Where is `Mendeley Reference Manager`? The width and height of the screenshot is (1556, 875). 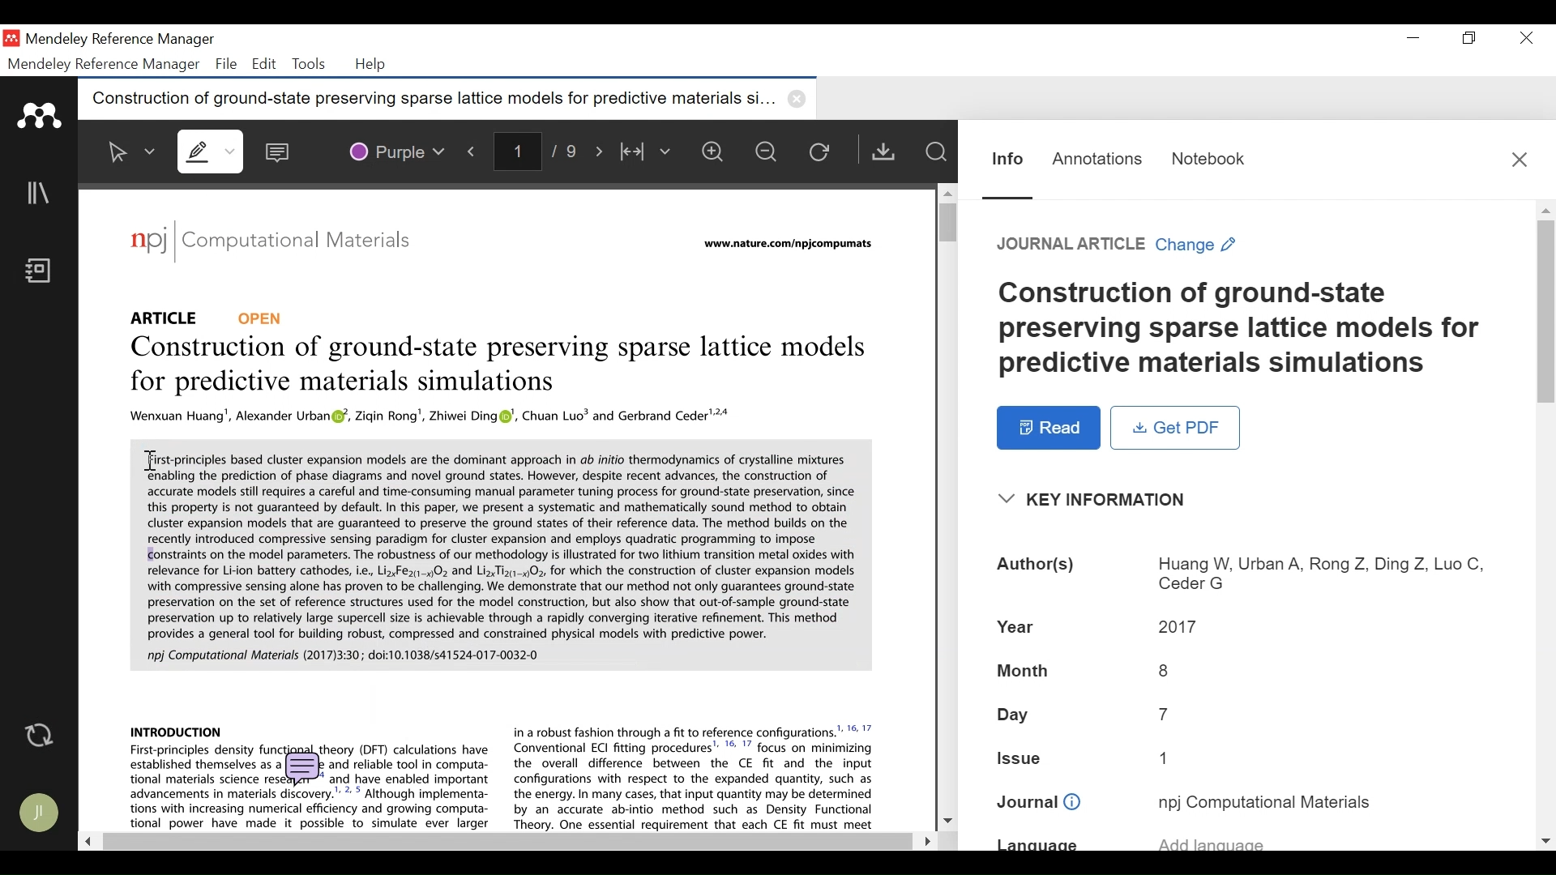 Mendeley Reference Manager is located at coordinates (119, 41).